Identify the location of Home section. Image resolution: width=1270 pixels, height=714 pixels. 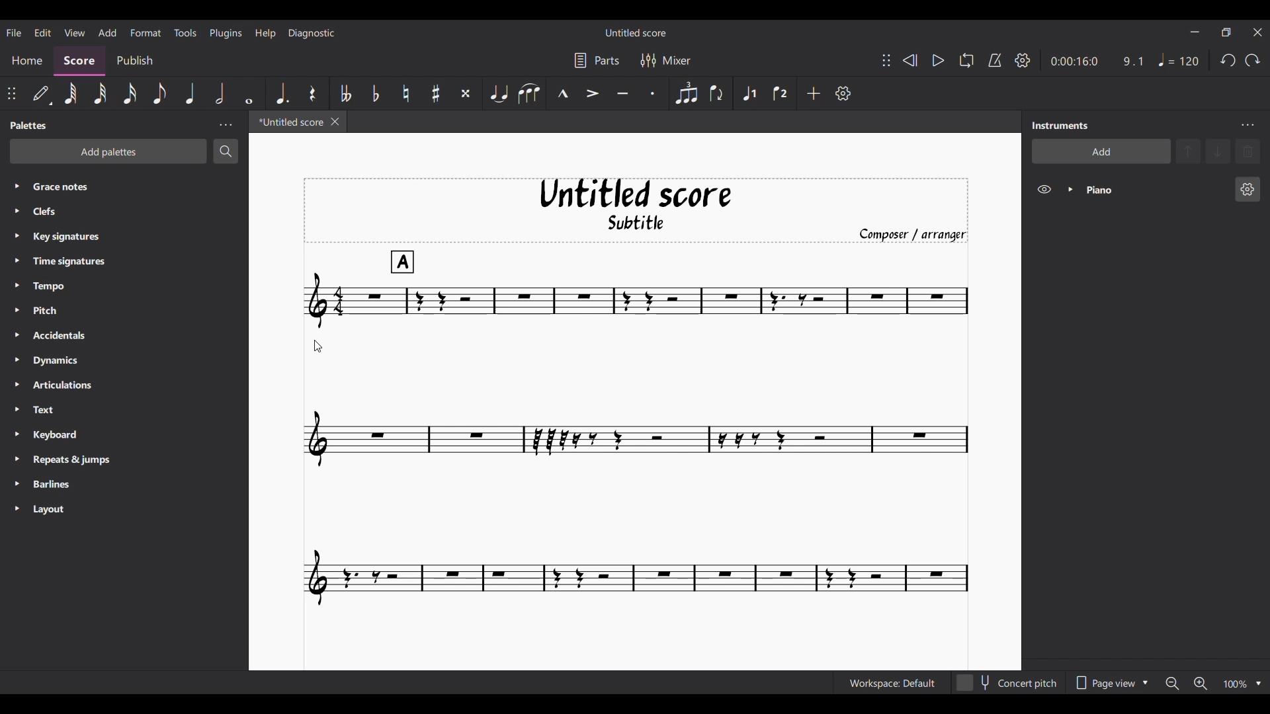
(28, 59).